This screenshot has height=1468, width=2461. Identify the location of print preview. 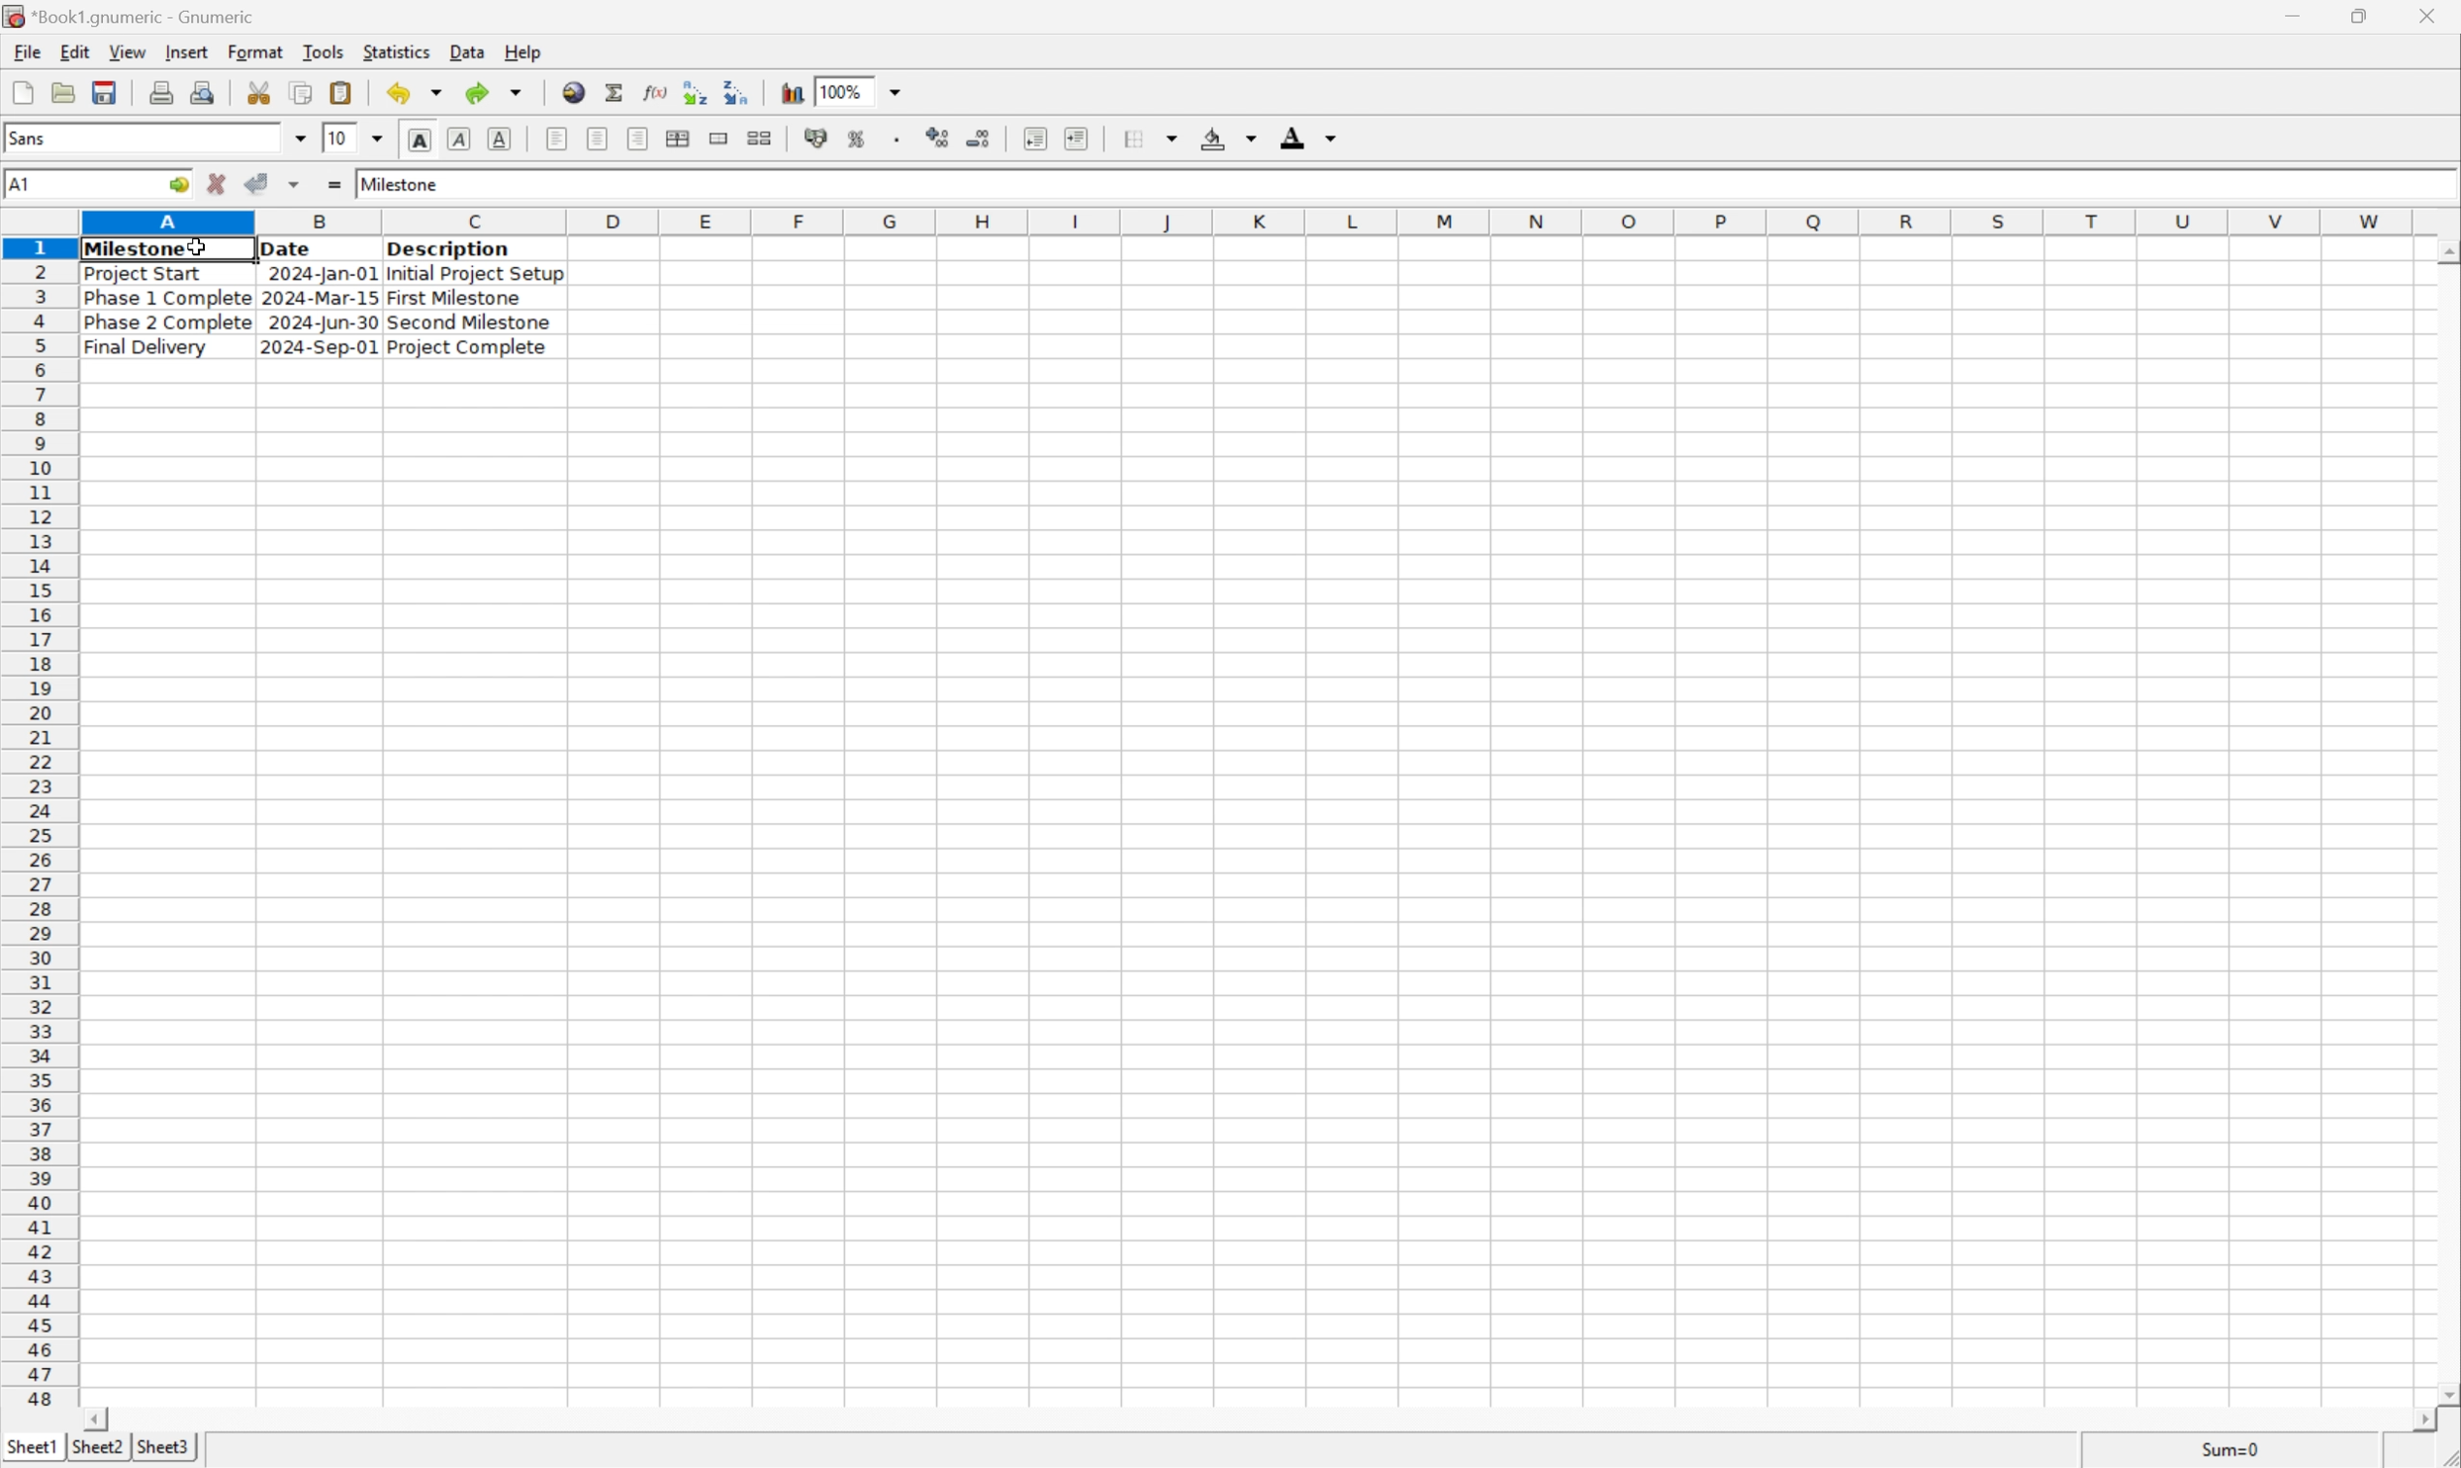
(161, 91).